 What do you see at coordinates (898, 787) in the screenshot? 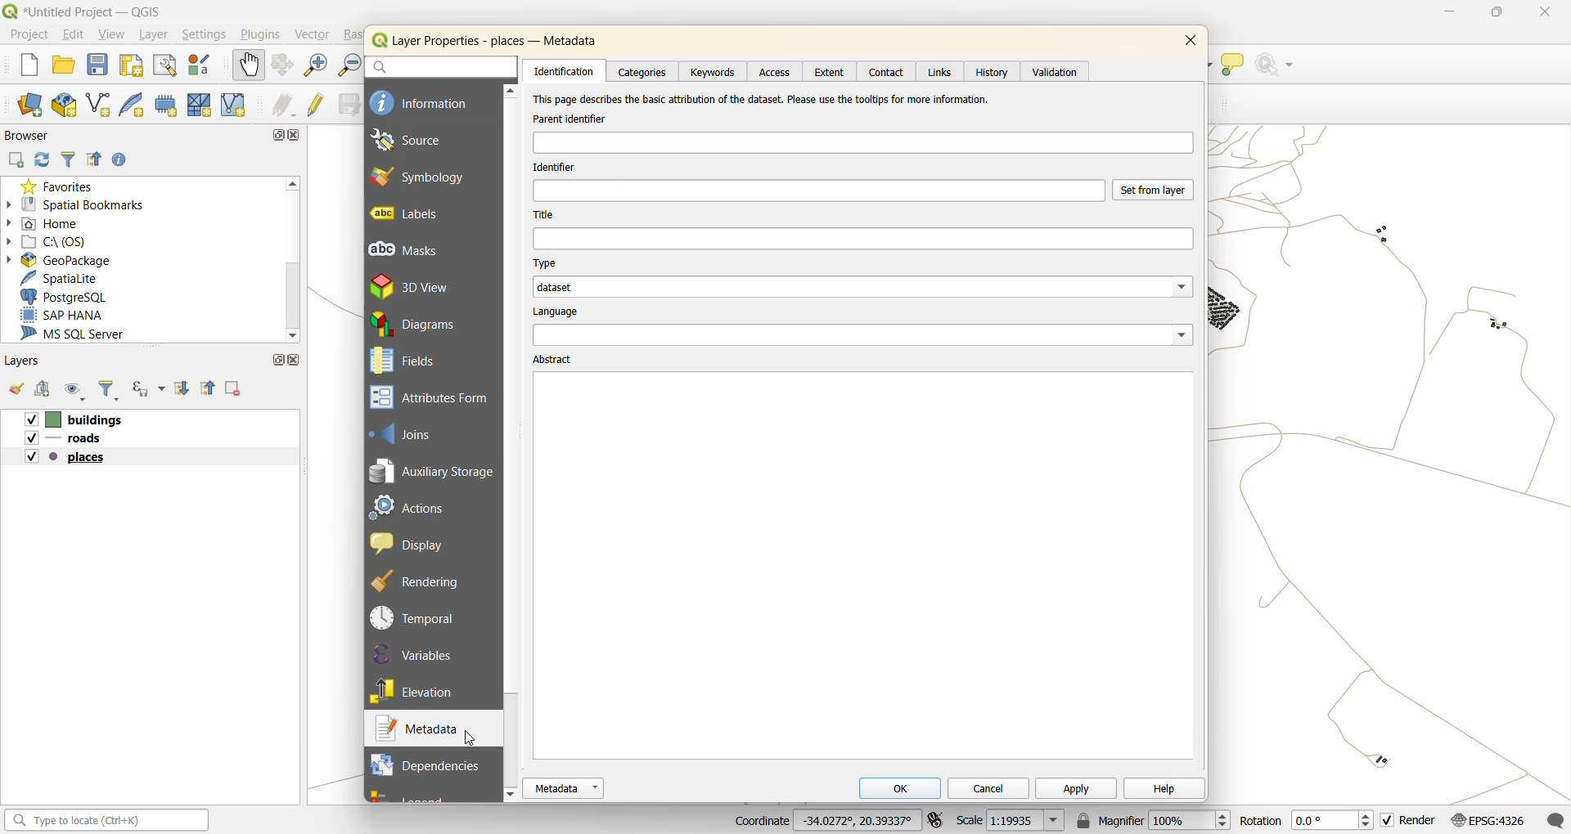
I see `ok` at bounding box center [898, 787].